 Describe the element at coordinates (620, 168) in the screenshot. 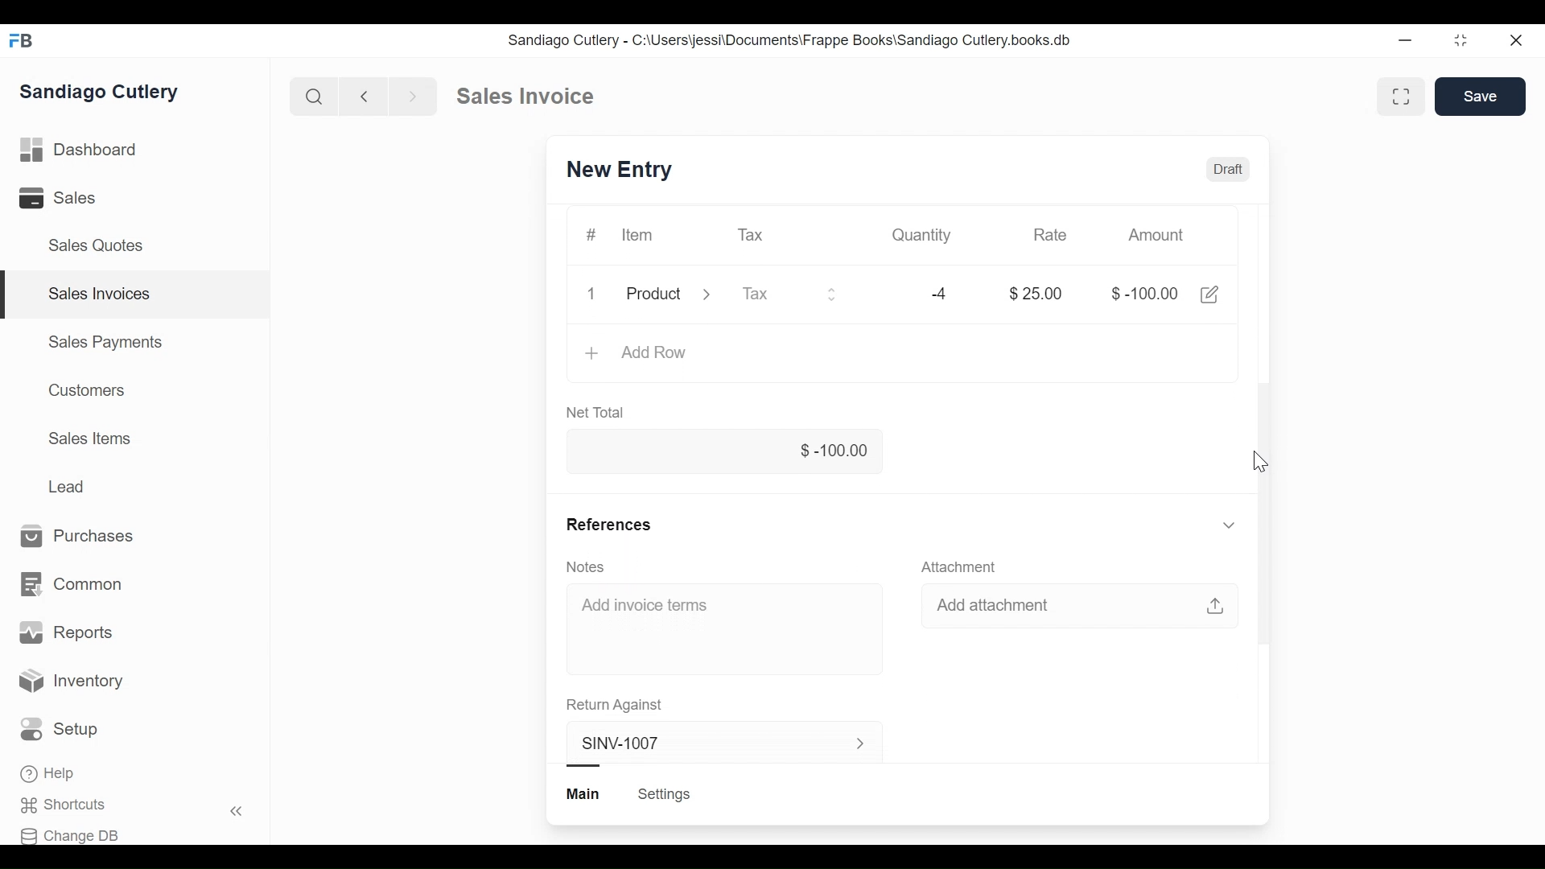

I see `SINV-1007` at that location.